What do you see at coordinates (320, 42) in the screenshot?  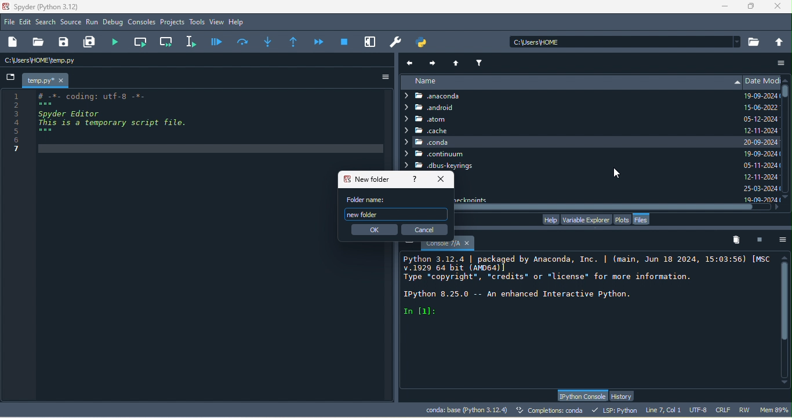 I see `continue execution` at bounding box center [320, 42].